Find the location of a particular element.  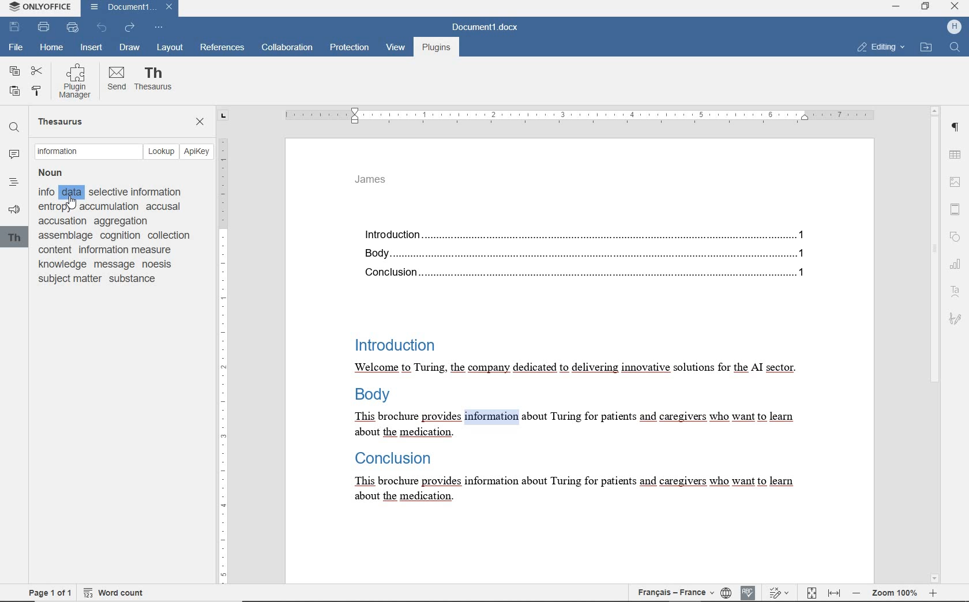

SEND is located at coordinates (117, 80).